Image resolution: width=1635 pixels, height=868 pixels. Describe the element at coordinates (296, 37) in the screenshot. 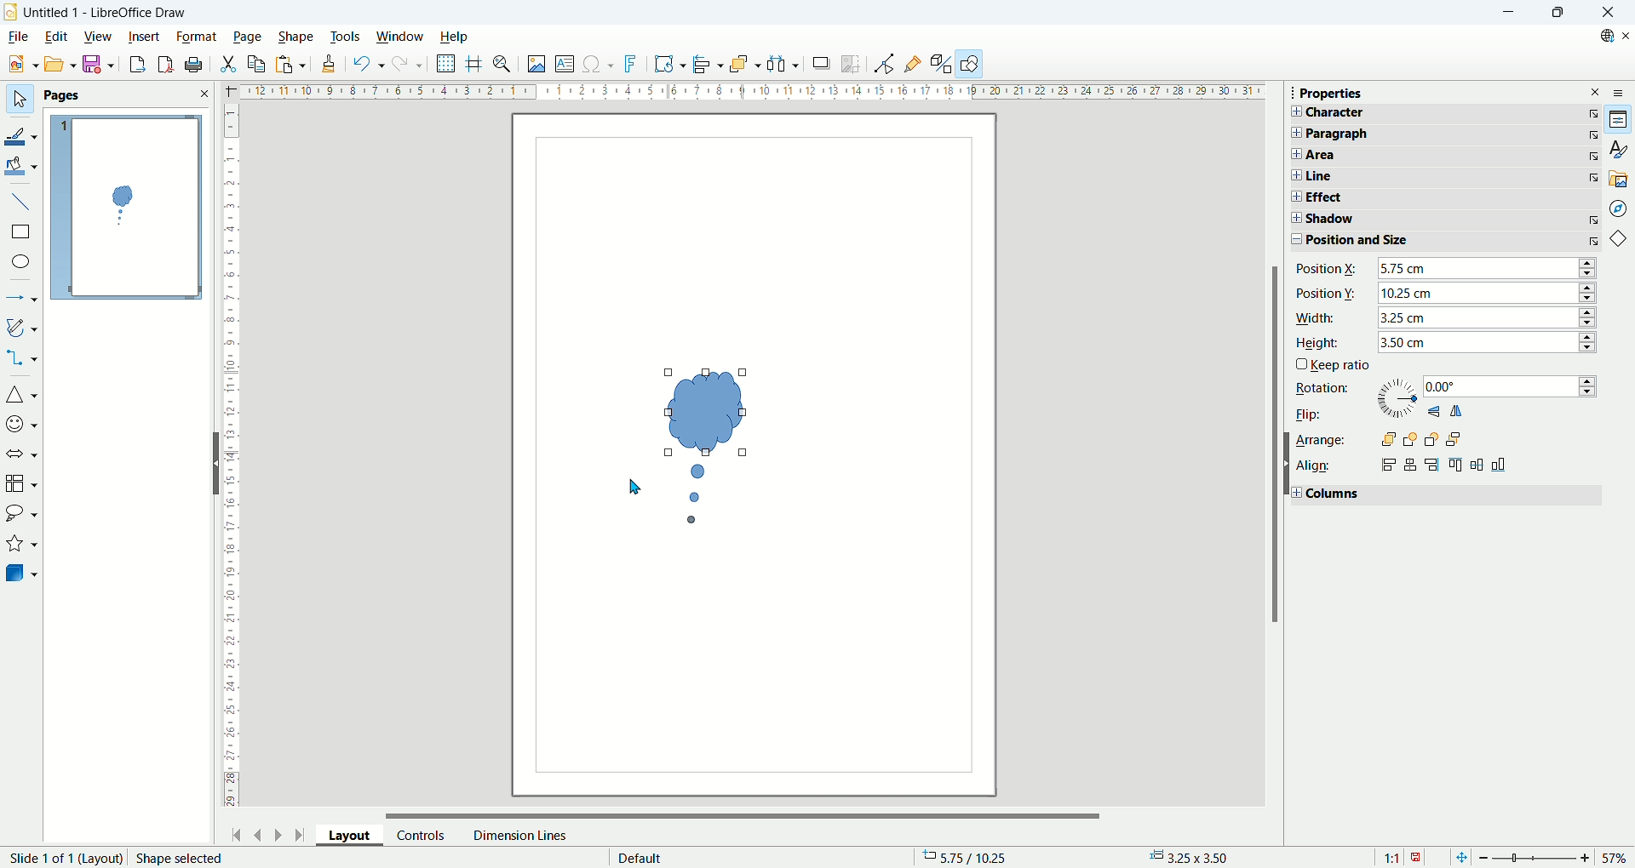

I see `shape` at that location.